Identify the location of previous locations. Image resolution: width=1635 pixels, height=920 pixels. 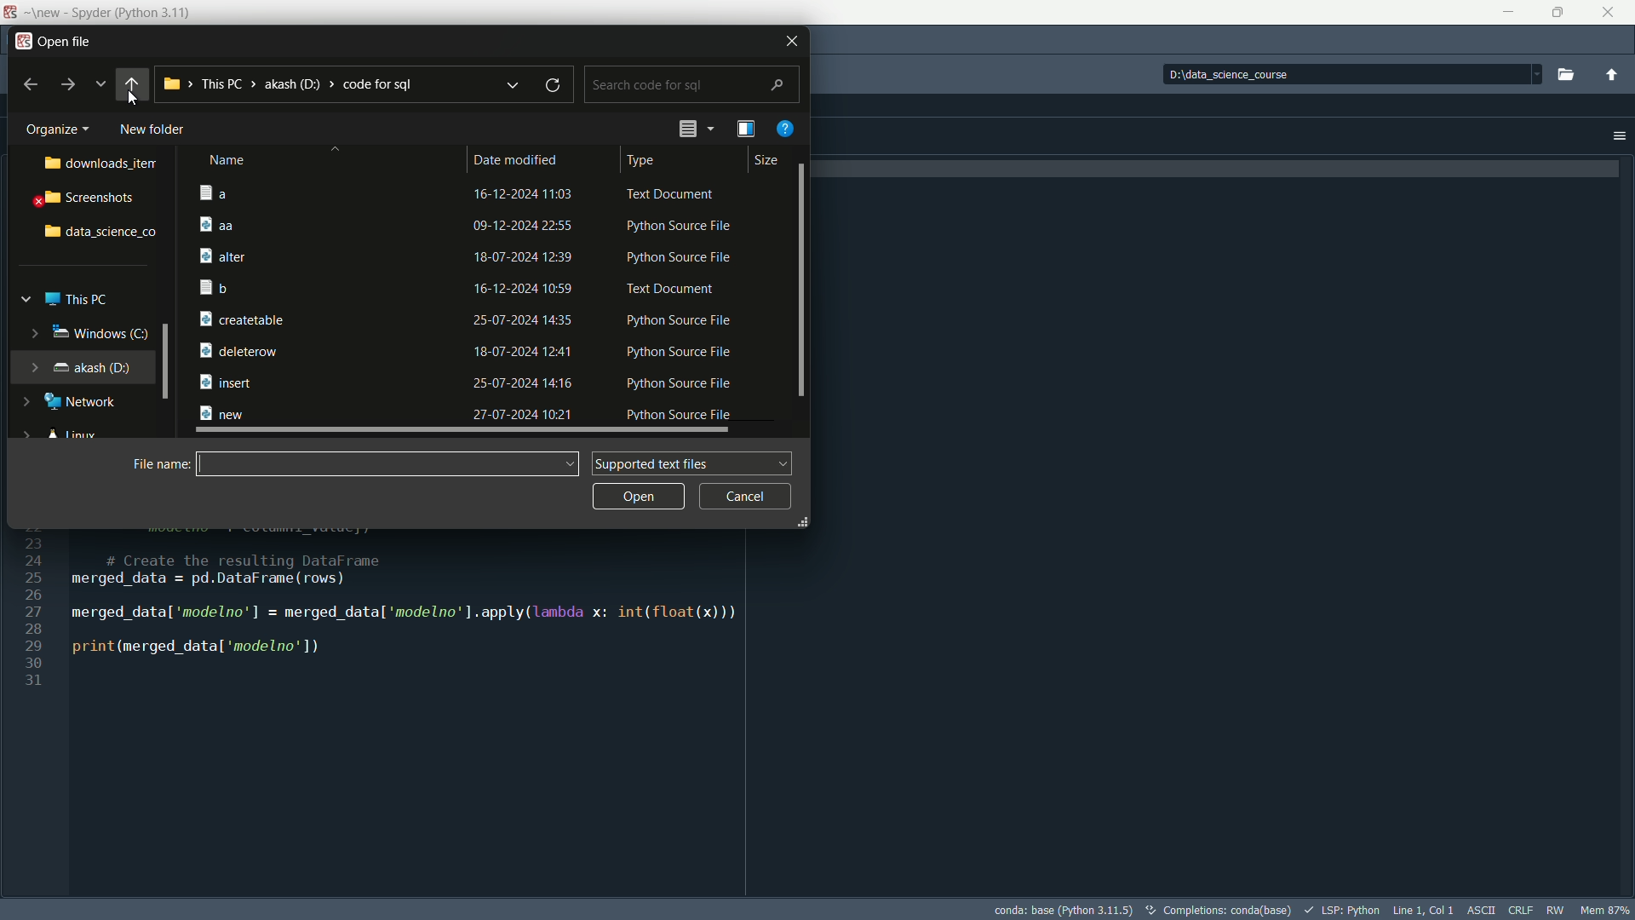
(512, 82).